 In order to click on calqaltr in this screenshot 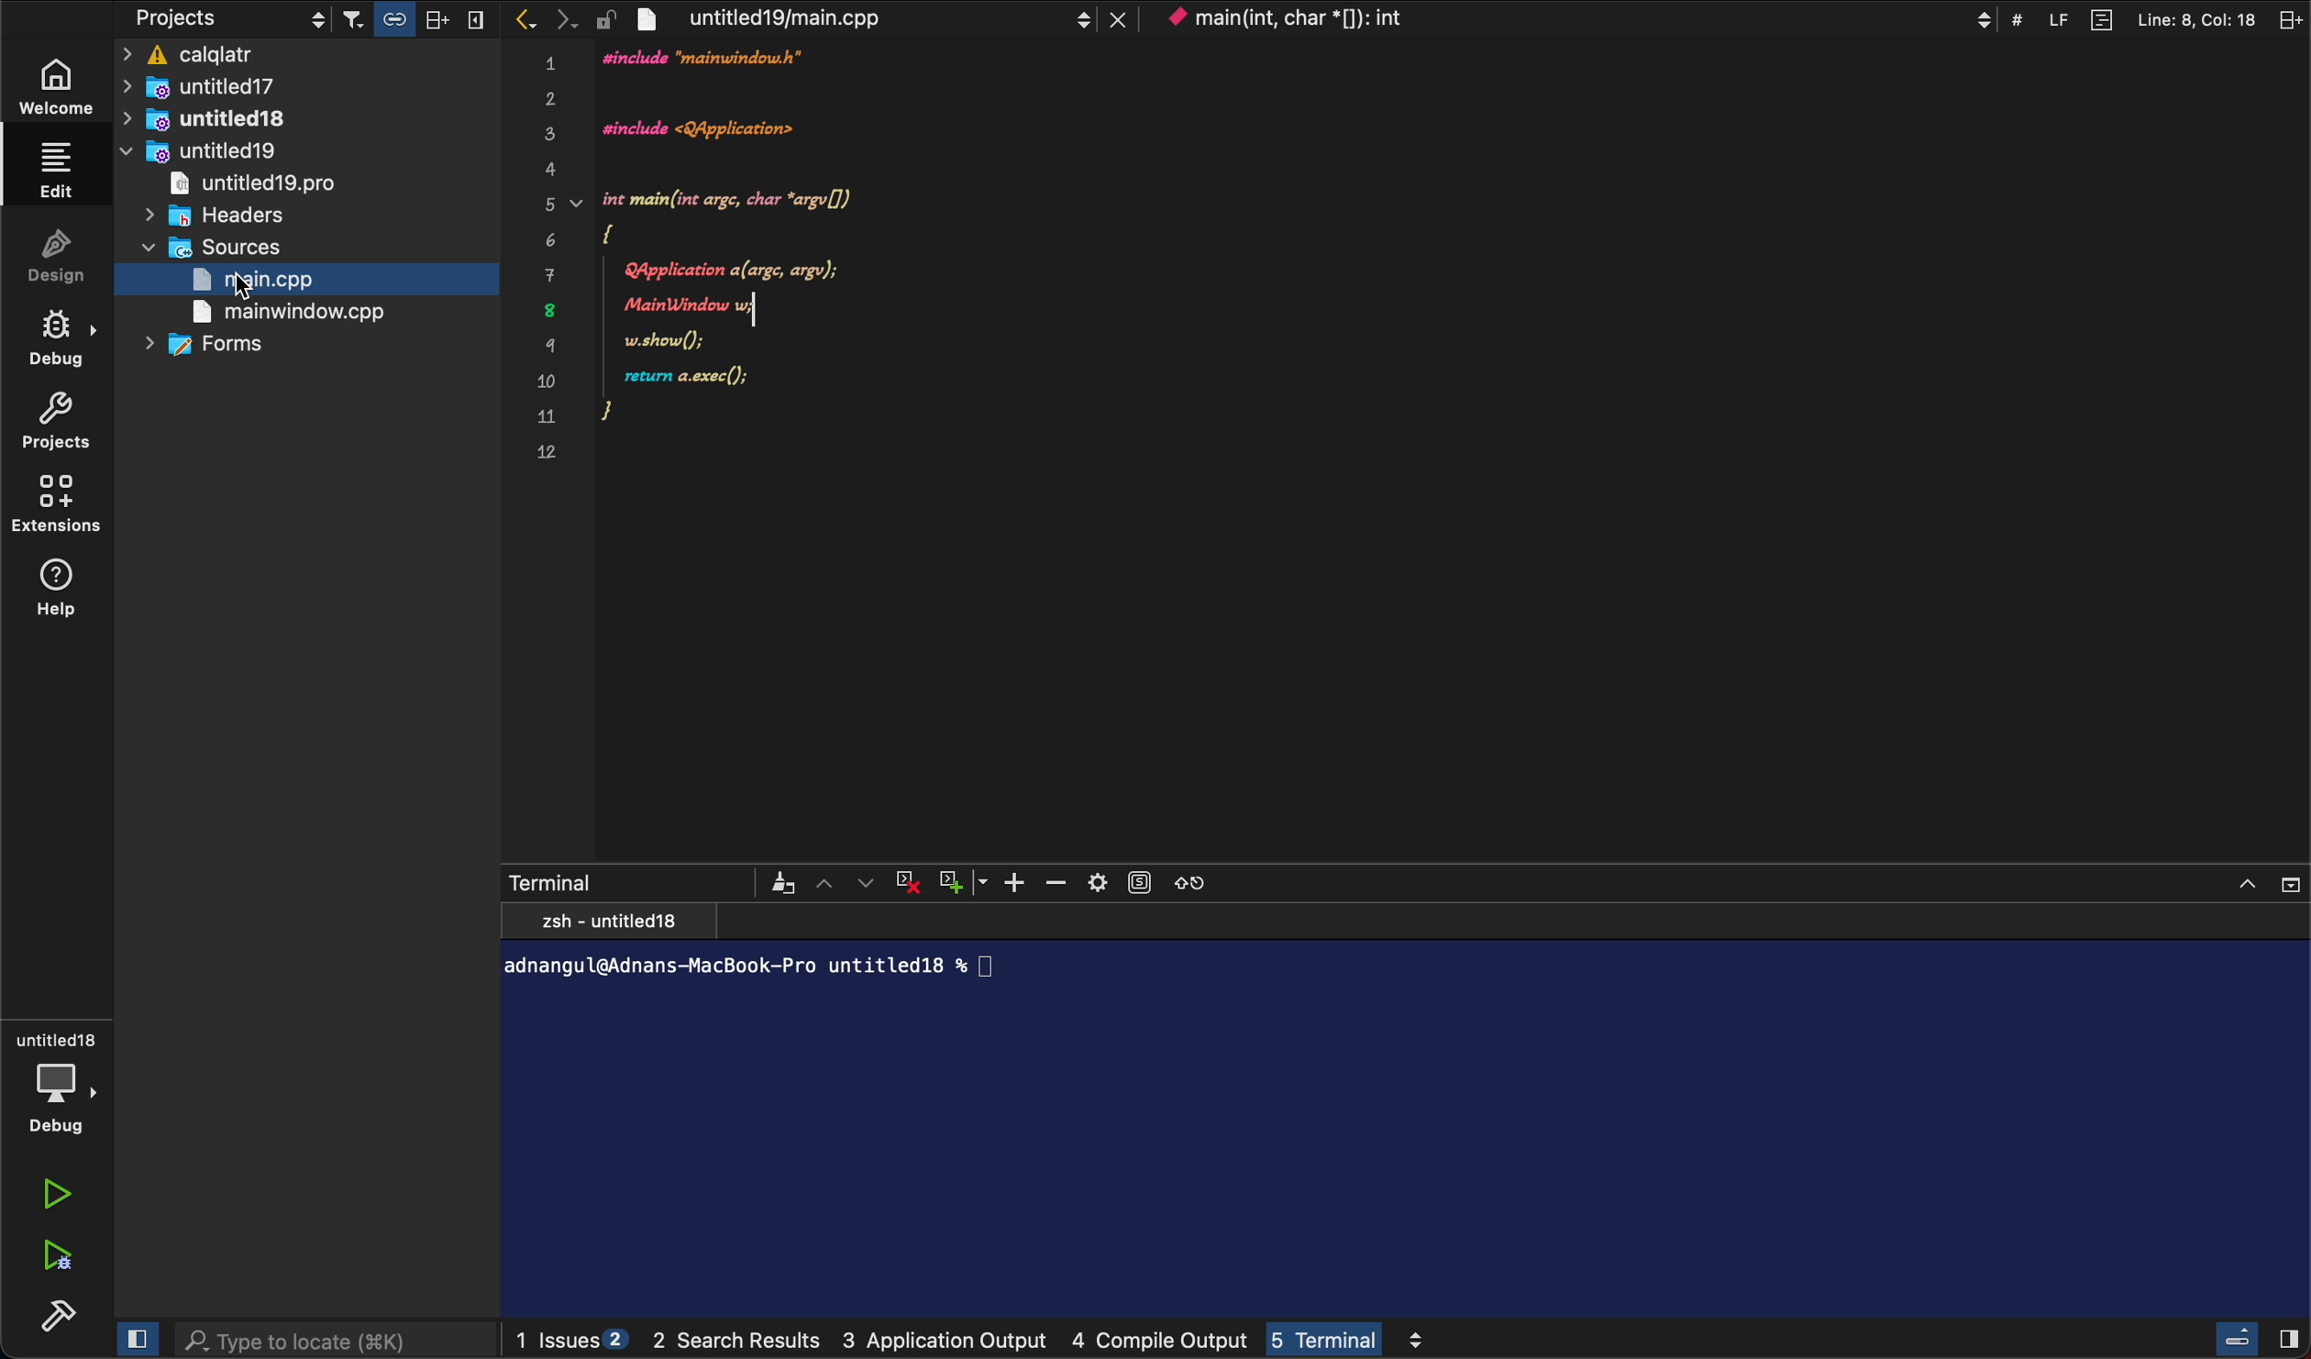, I will do `click(310, 56)`.